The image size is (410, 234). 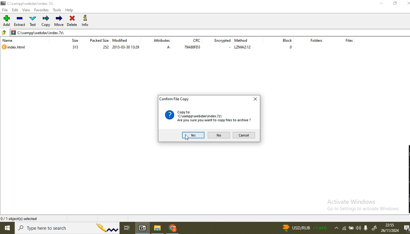 What do you see at coordinates (193, 48) in the screenshot?
I see `79A88fD3` at bounding box center [193, 48].